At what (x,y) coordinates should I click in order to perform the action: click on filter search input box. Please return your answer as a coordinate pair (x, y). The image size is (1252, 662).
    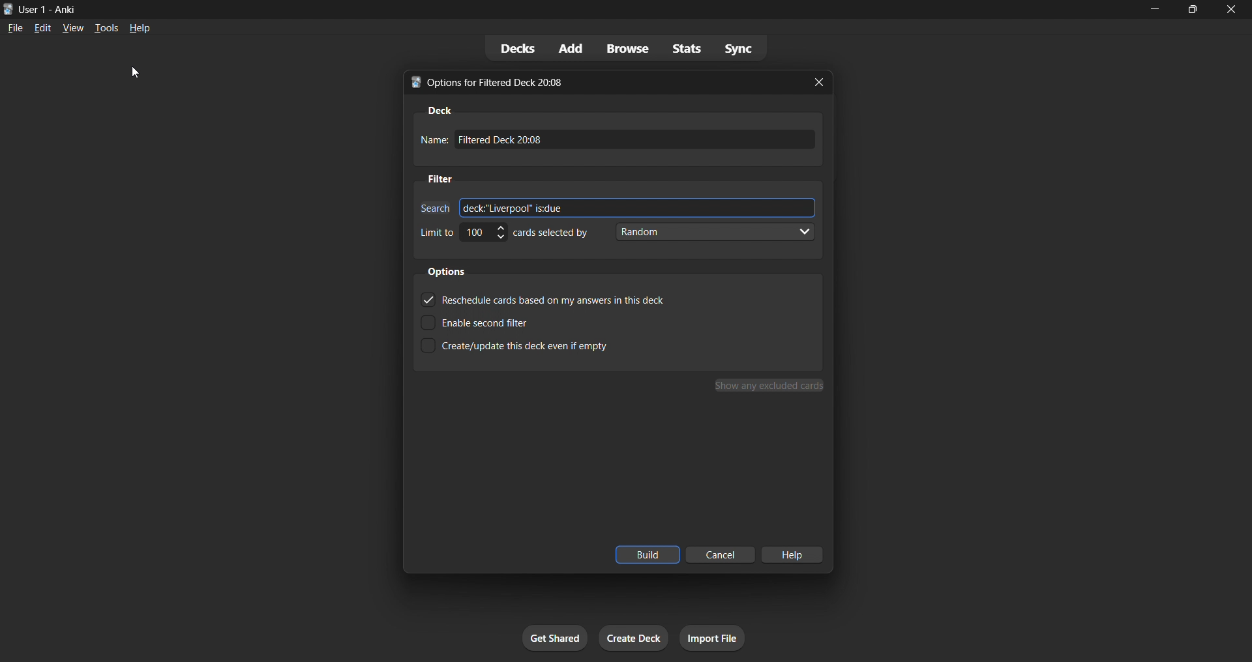
    Looking at the image, I should click on (639, 208).